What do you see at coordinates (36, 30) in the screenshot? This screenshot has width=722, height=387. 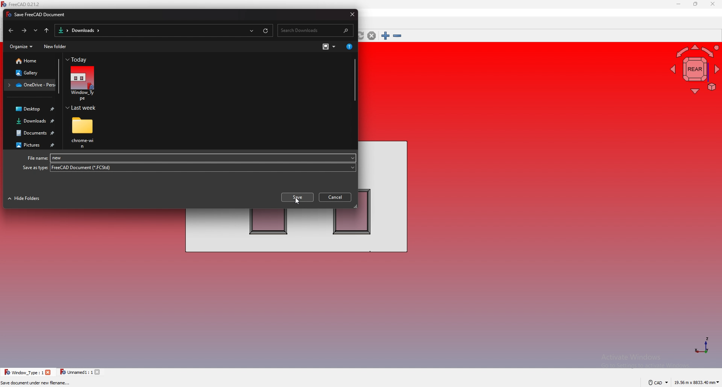 I see `recent` at bounding box center [36, 30].